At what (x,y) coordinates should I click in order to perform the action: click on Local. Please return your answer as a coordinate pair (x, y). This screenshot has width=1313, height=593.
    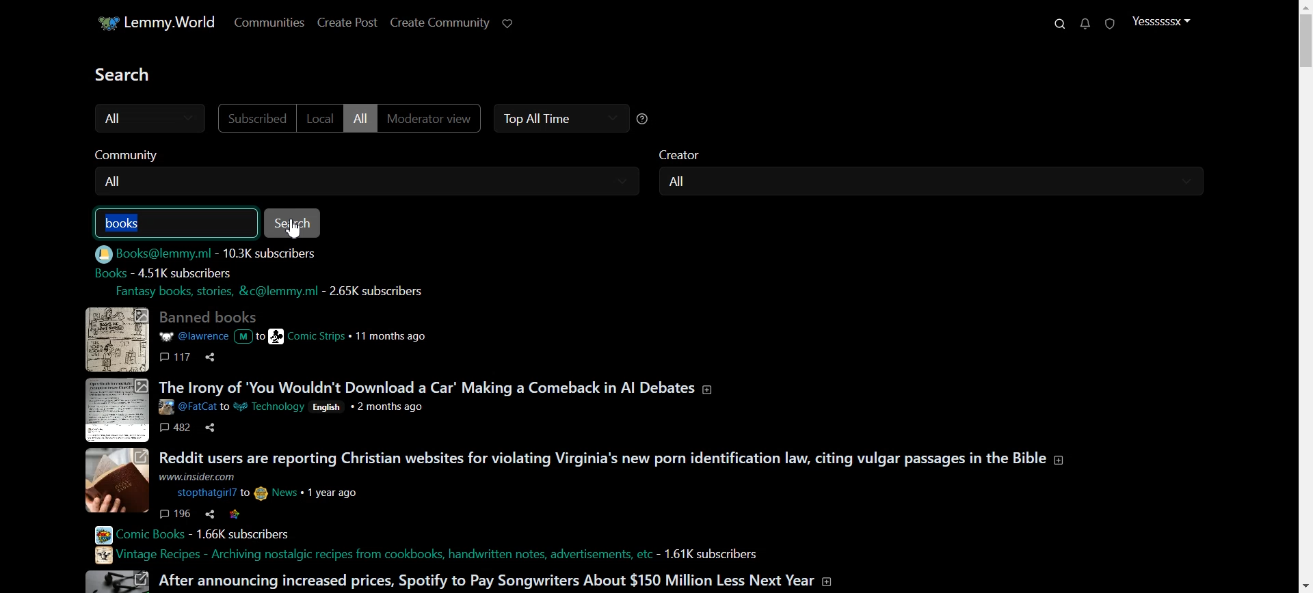
    Looking at the image, I should click on (326, 119).